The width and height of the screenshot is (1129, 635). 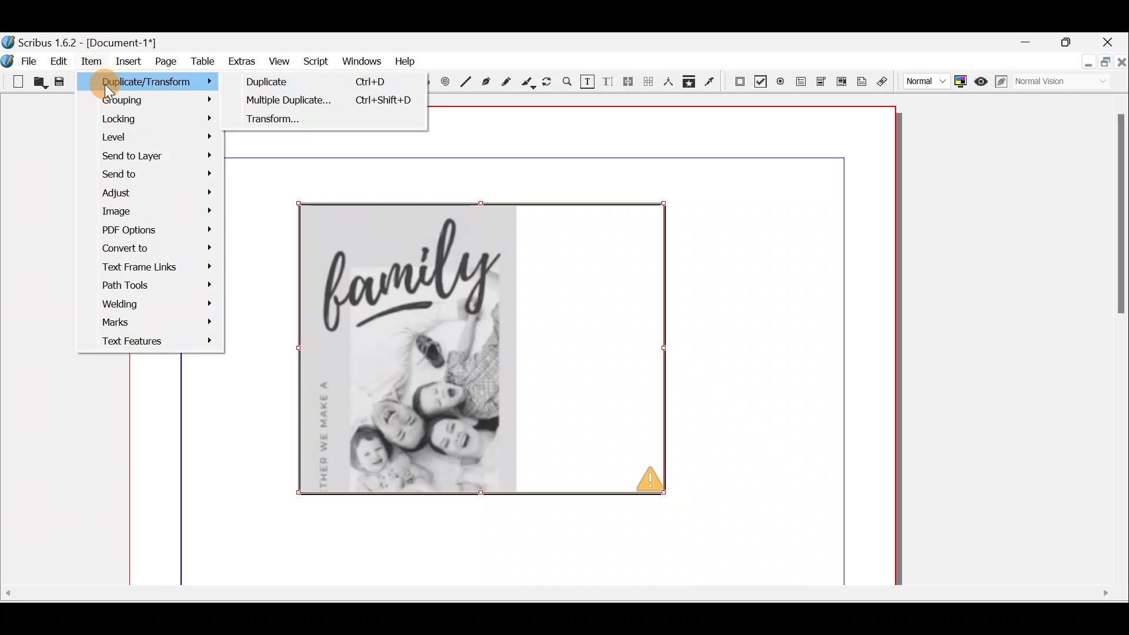 What do you see at coordinates (1027, 43) in the screenshot?
I see `Minimise` at bounding box center [1027, 43].